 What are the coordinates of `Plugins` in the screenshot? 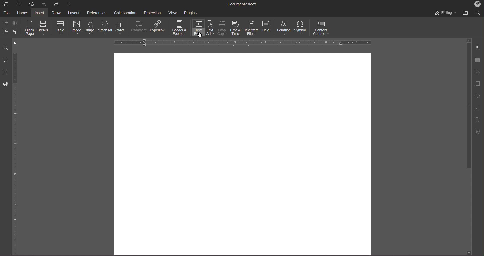 It's located at (191, 12).